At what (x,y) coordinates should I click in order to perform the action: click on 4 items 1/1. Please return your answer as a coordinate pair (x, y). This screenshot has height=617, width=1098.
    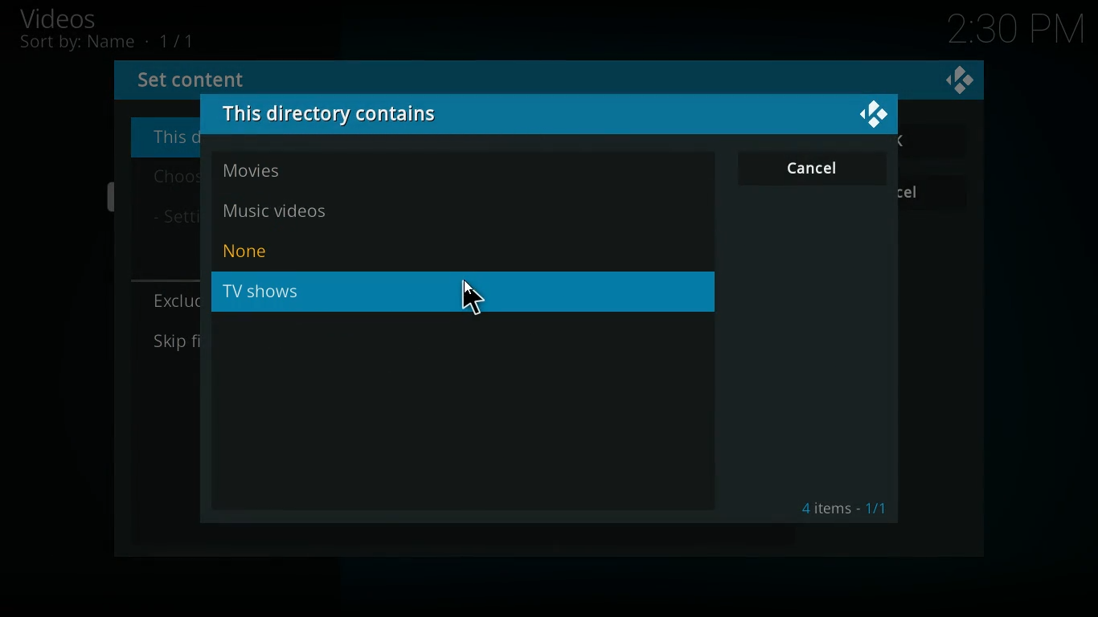
    Looking at the image, I should click on (845, 509).